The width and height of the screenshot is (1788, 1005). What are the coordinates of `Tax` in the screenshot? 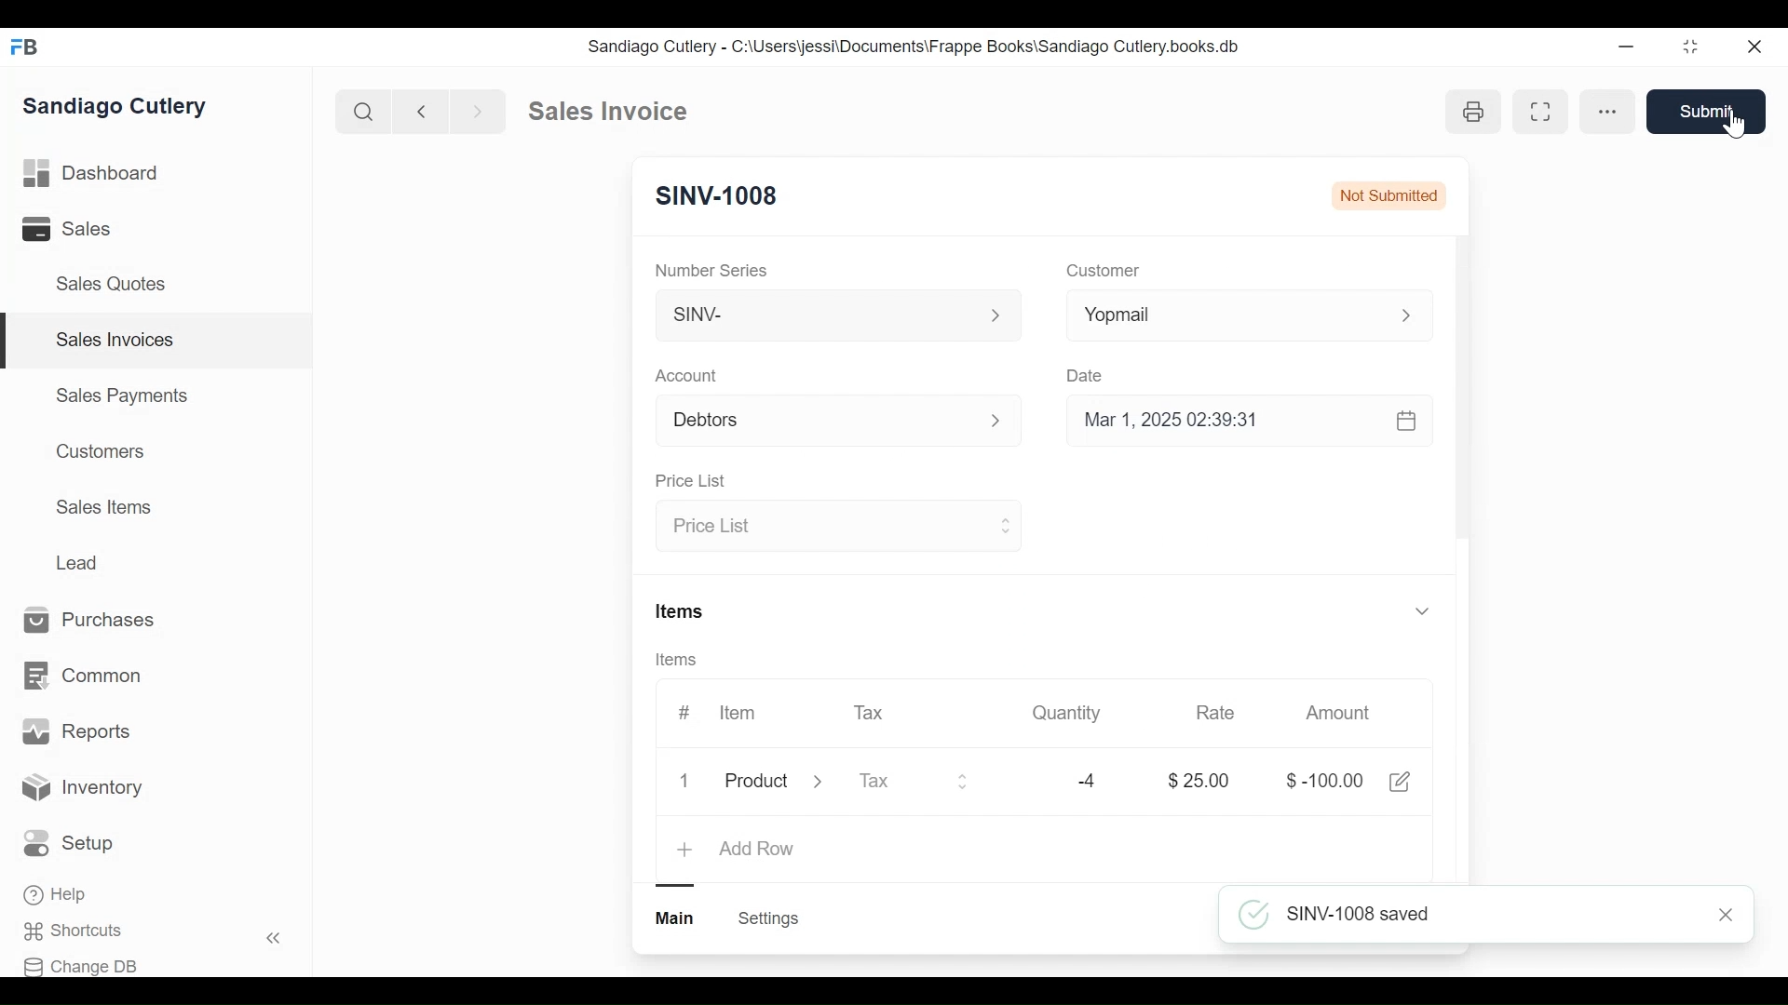 It's located at (914, 782).